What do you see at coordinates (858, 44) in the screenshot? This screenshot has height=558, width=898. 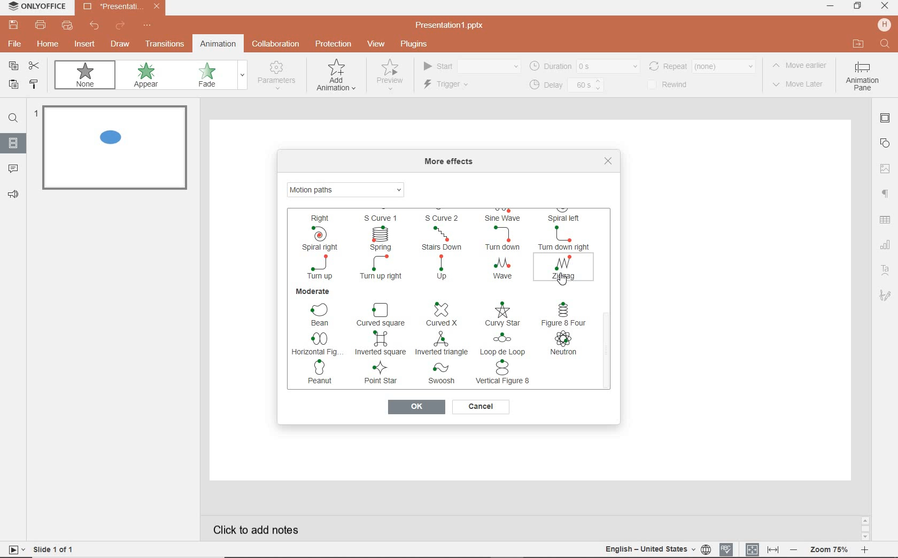 I see `OPEN FILE LOCATION` at bounding box center [858, 44].